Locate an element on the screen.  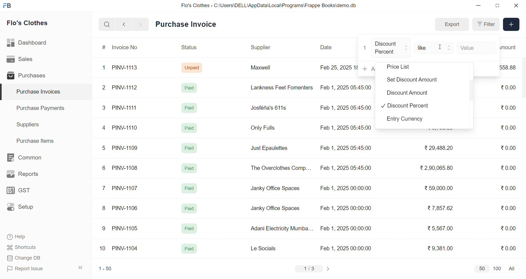
Feb 1, 2025 00:00:00 is located at coordinates (346, 228).